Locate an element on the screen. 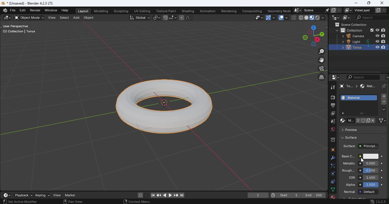 This screenshot has height=204, width=389. Modeling is located at coordinates (101, 11).